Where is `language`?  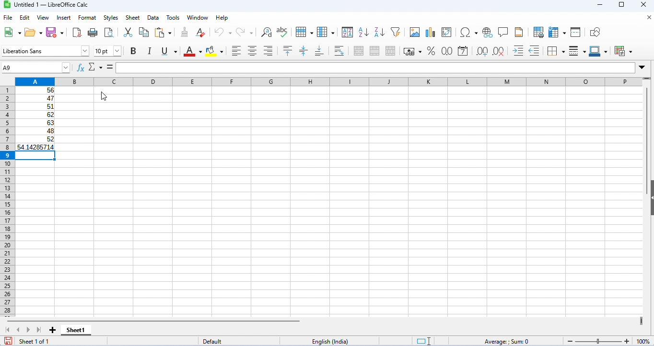 language is located at coordinates (331, 342).